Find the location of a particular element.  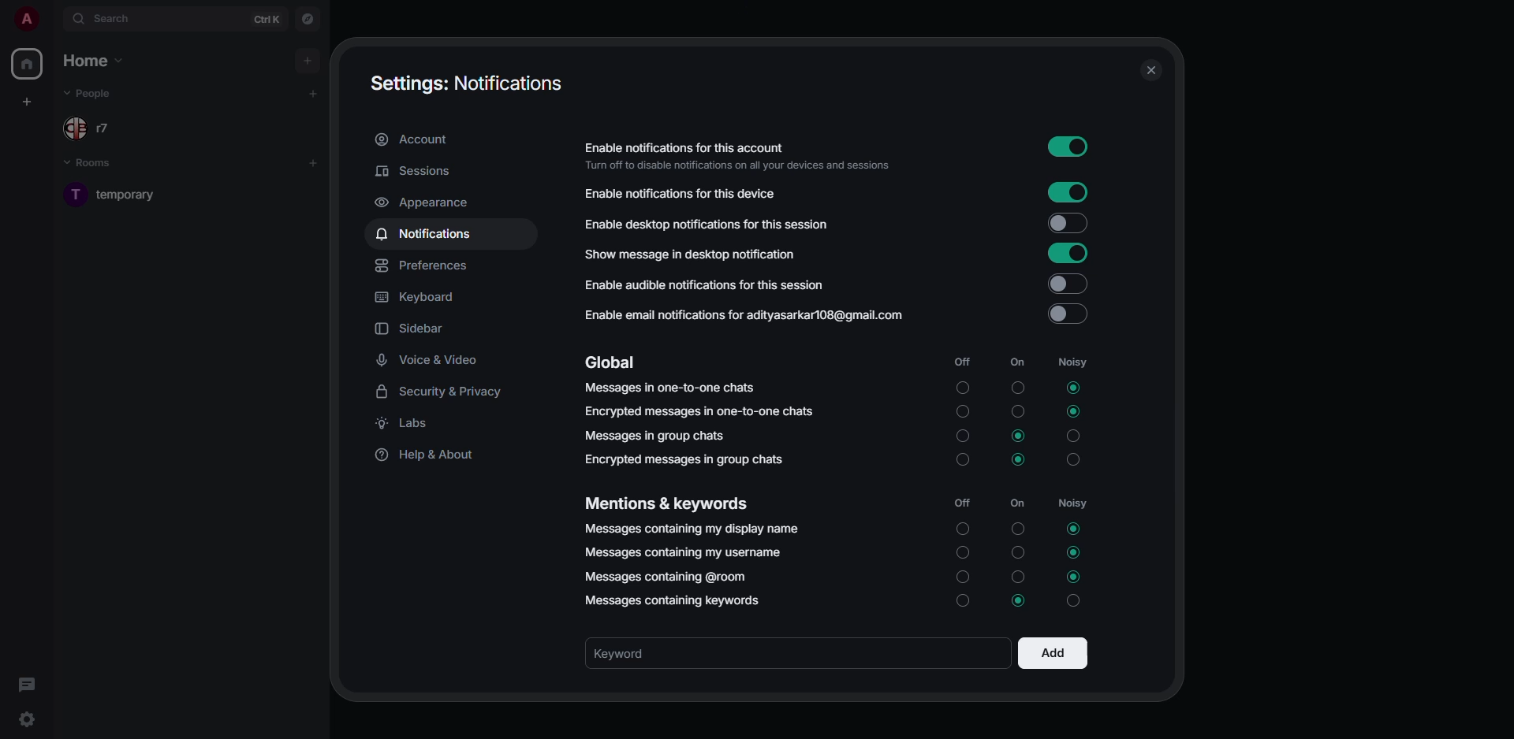

keyword is located at coordinates (636, 653).